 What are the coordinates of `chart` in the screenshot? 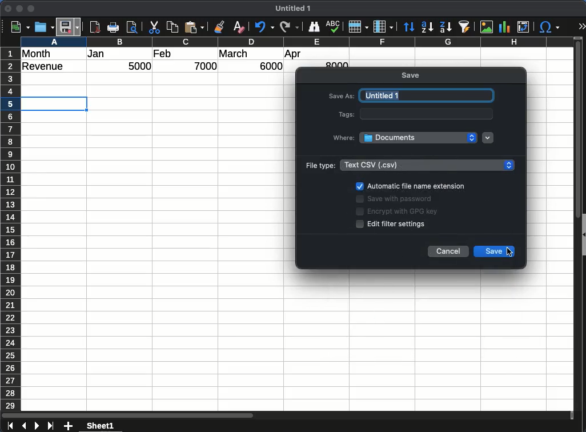 It's located at (503, 26).